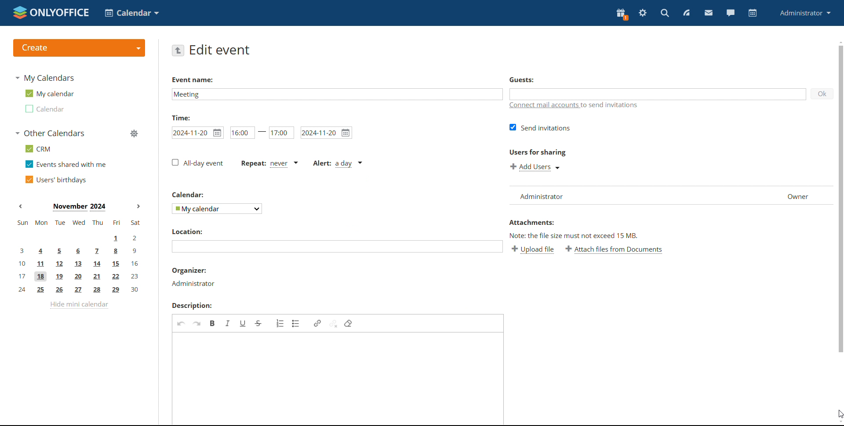 This screenshot has width=844, height=426. Describe the element at coordinates (664, 13) in the screenshot. I see `search` at that location.